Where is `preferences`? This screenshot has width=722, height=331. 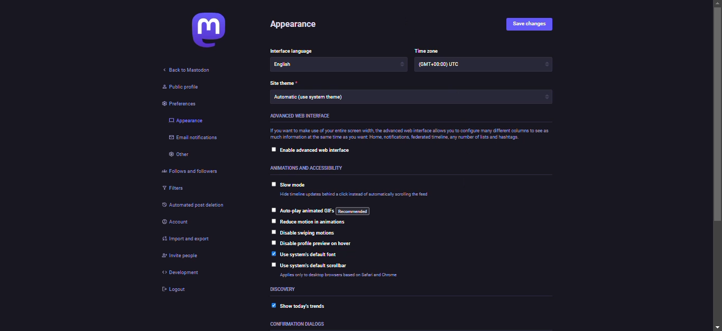
preferences is located at coordinates (179, 104).